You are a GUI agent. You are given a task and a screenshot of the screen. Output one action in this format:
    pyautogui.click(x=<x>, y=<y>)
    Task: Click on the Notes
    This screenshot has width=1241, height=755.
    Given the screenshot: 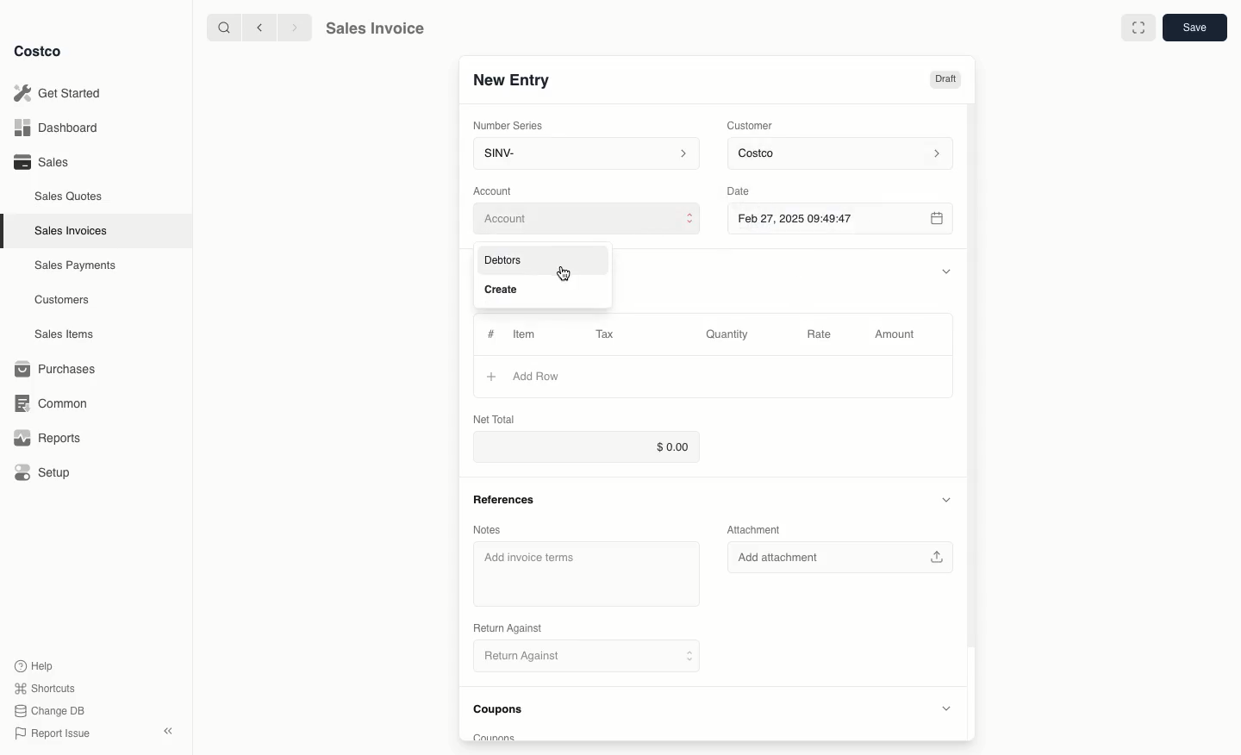 What is the action you would take?
    pyautogui.click(x=487, y=530)
    